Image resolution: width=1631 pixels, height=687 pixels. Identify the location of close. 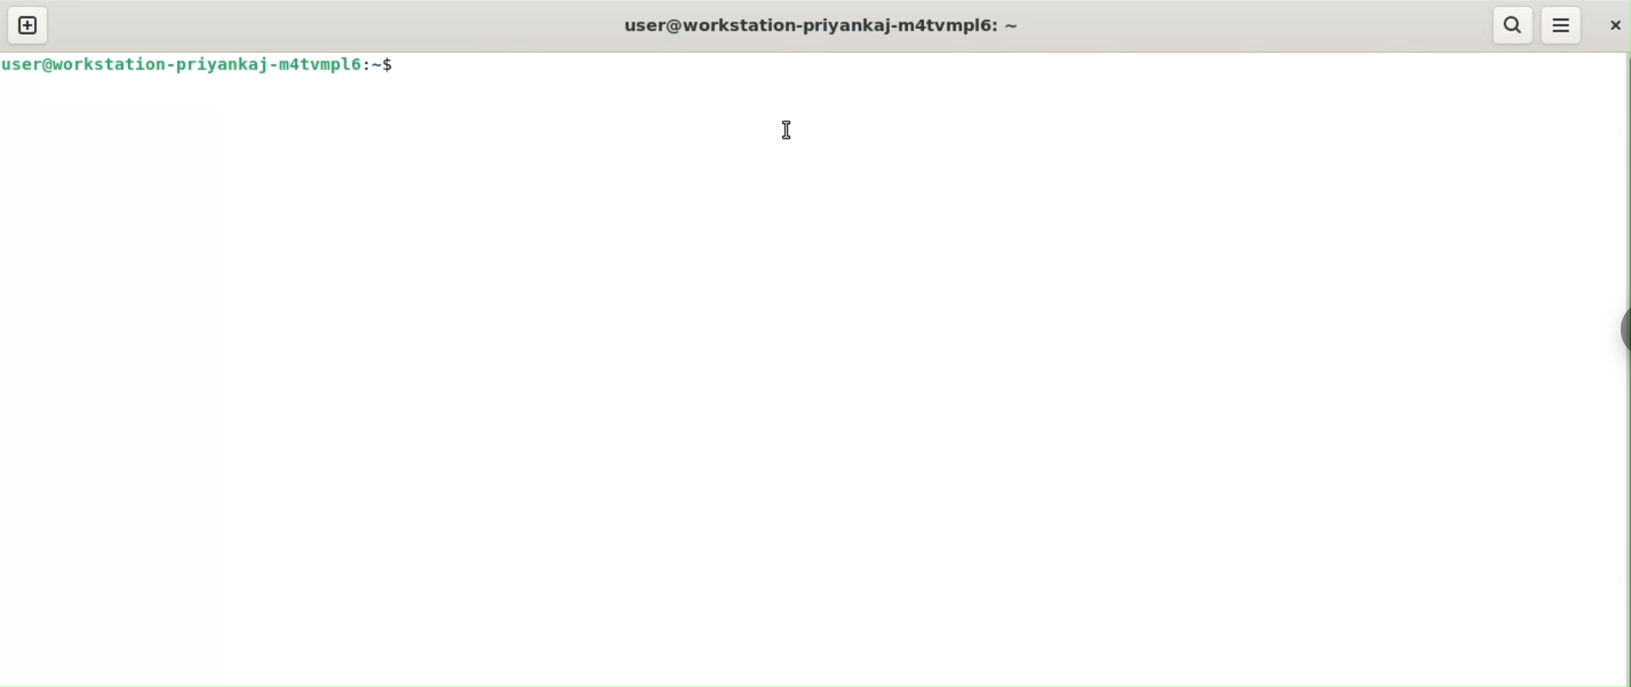
(1614, 26).